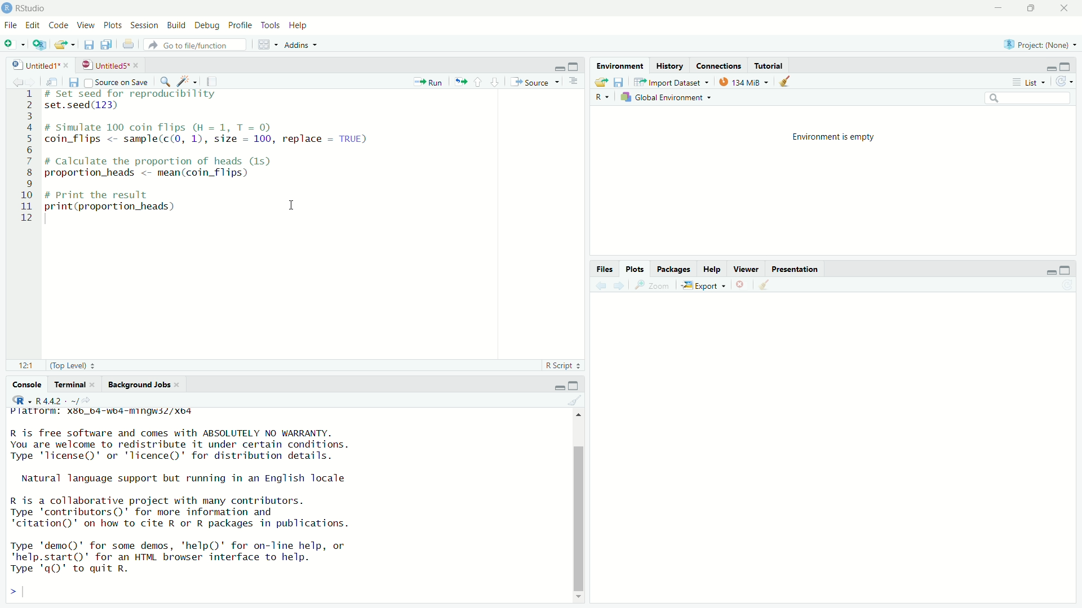 The width and height of the screenshot is (1082, 608). What do you see at coordinates (30, 64) in the screenshot?
I see `untitled1` at bounding box center [30, 64].